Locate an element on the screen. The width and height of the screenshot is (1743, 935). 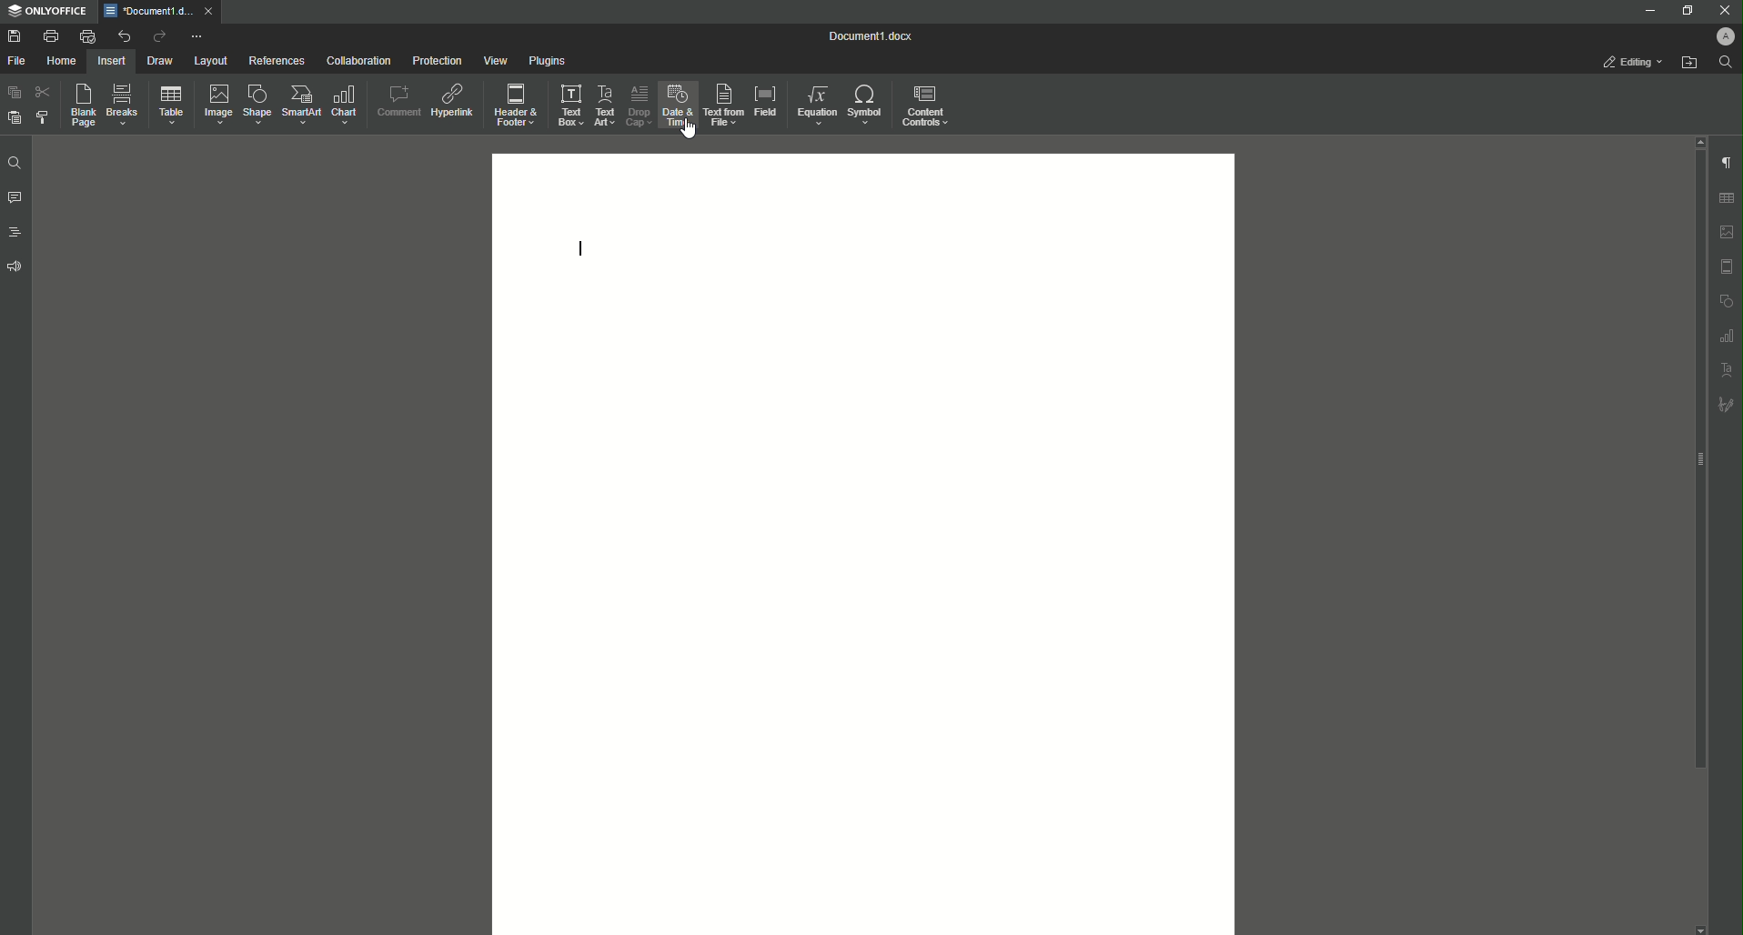
table settings is located at coordinates (1726, 198).